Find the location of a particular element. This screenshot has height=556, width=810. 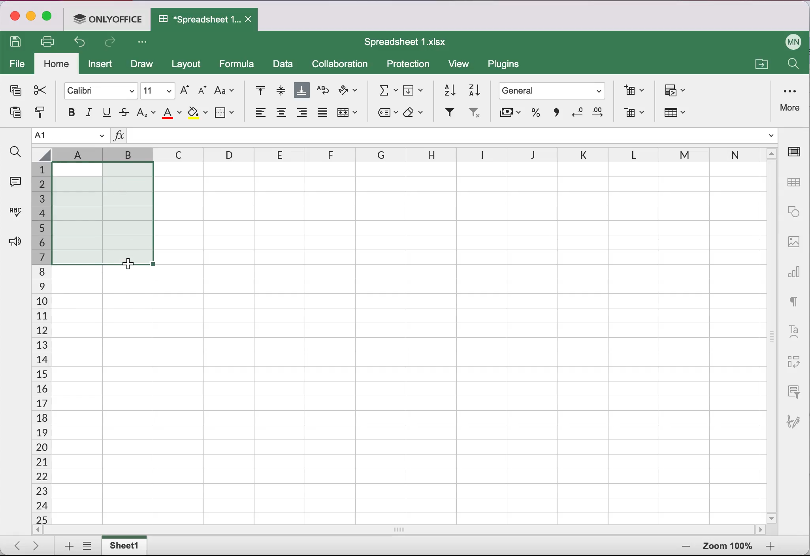

open file location is located at coordinates (760, 63).